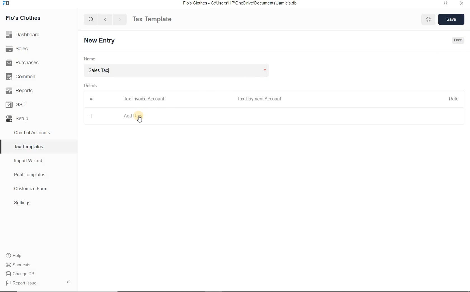 This screenshot has width=470, height=292. I want to click on Save, so click(452, 19).